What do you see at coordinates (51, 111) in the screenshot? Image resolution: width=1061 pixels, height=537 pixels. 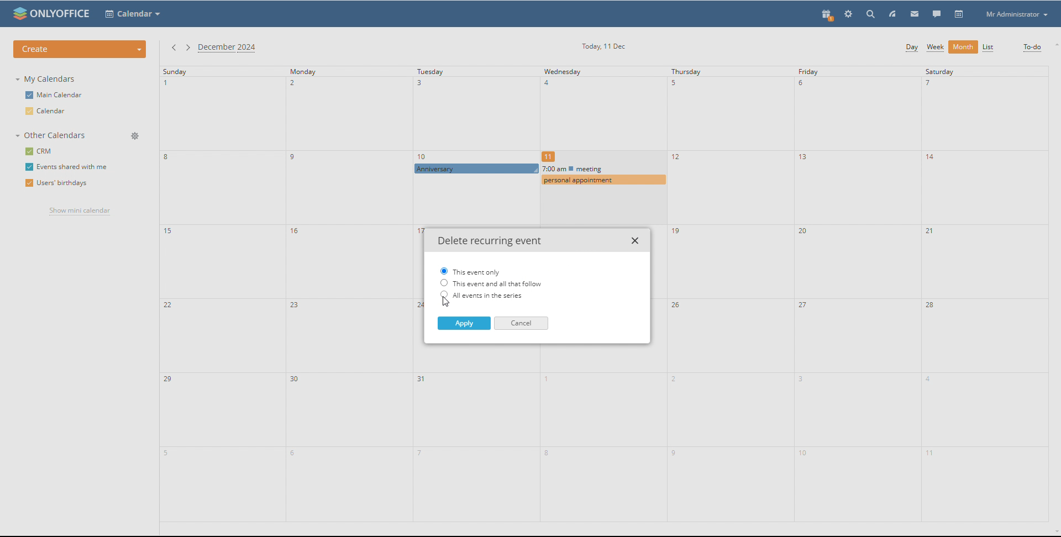 I see `calendar` at bounding box center [51, 111].